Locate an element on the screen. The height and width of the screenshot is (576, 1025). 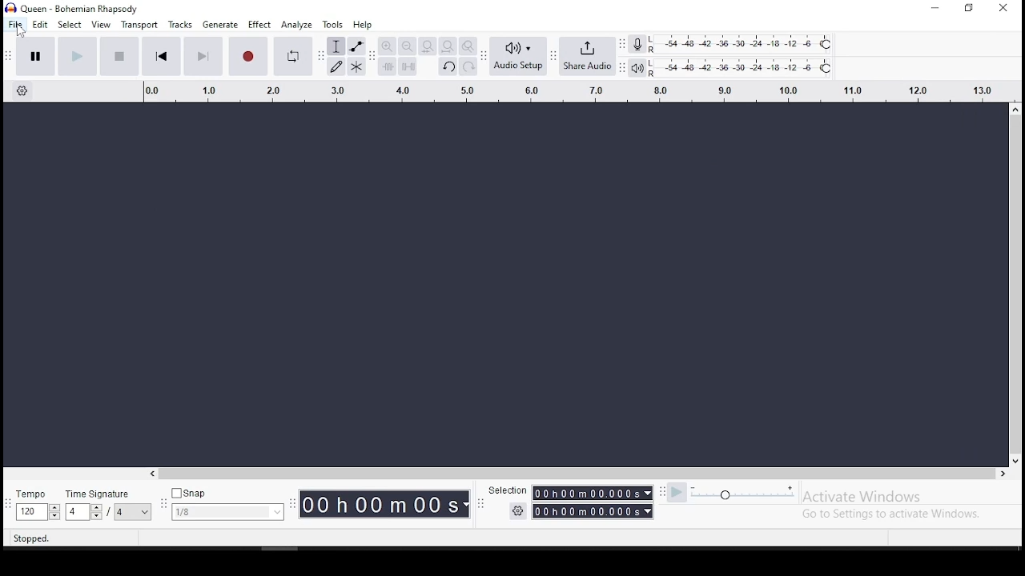
timeline options is located at coordinates (23, 92).